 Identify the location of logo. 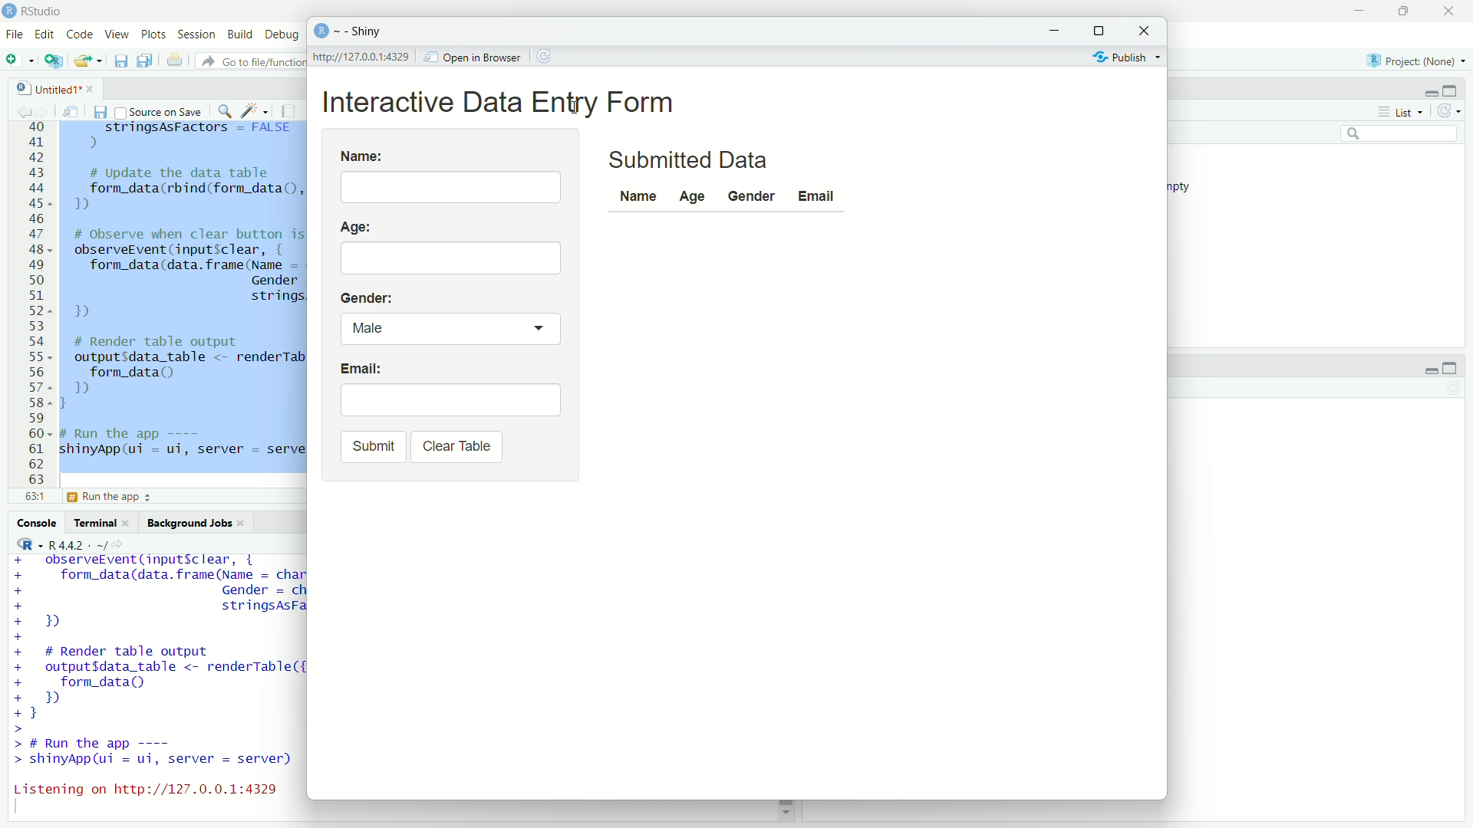
(320, 31).